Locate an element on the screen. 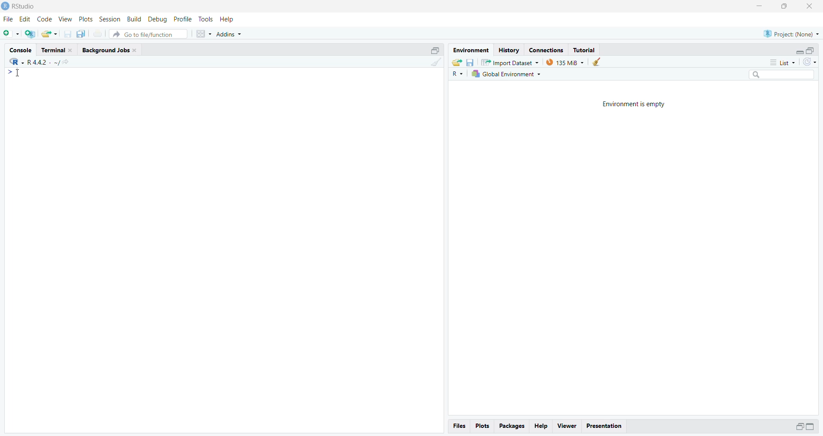 This screenshot has height=436, width=823. Import Dataset is located at coordinates (510, 62).